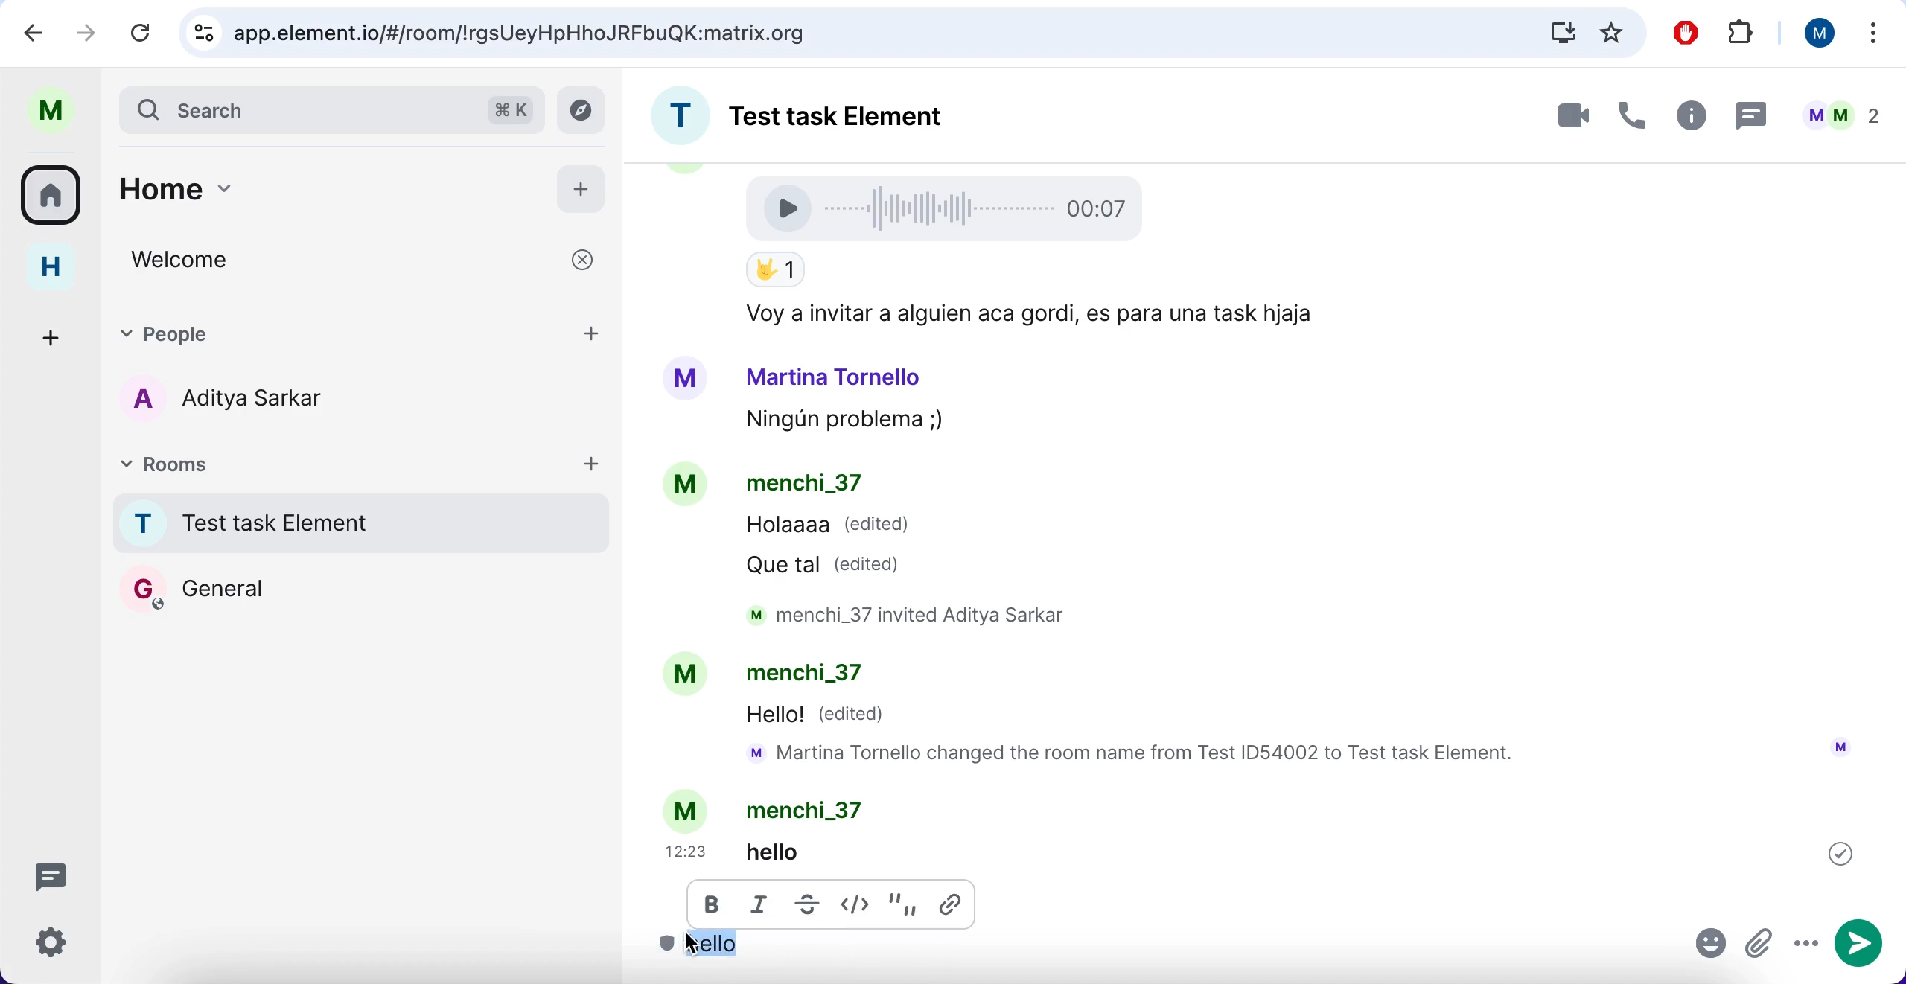 The height and width of the screenshot is (984, 1906). What do you see at coordinates (318, 331) in the screenshot?
I see `people` at bounding box center [318, 331].